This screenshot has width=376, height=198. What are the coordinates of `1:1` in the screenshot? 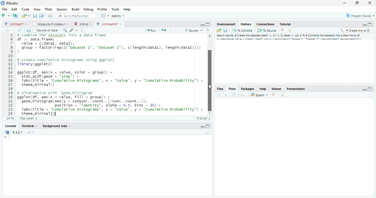 It's located at (11, 118).